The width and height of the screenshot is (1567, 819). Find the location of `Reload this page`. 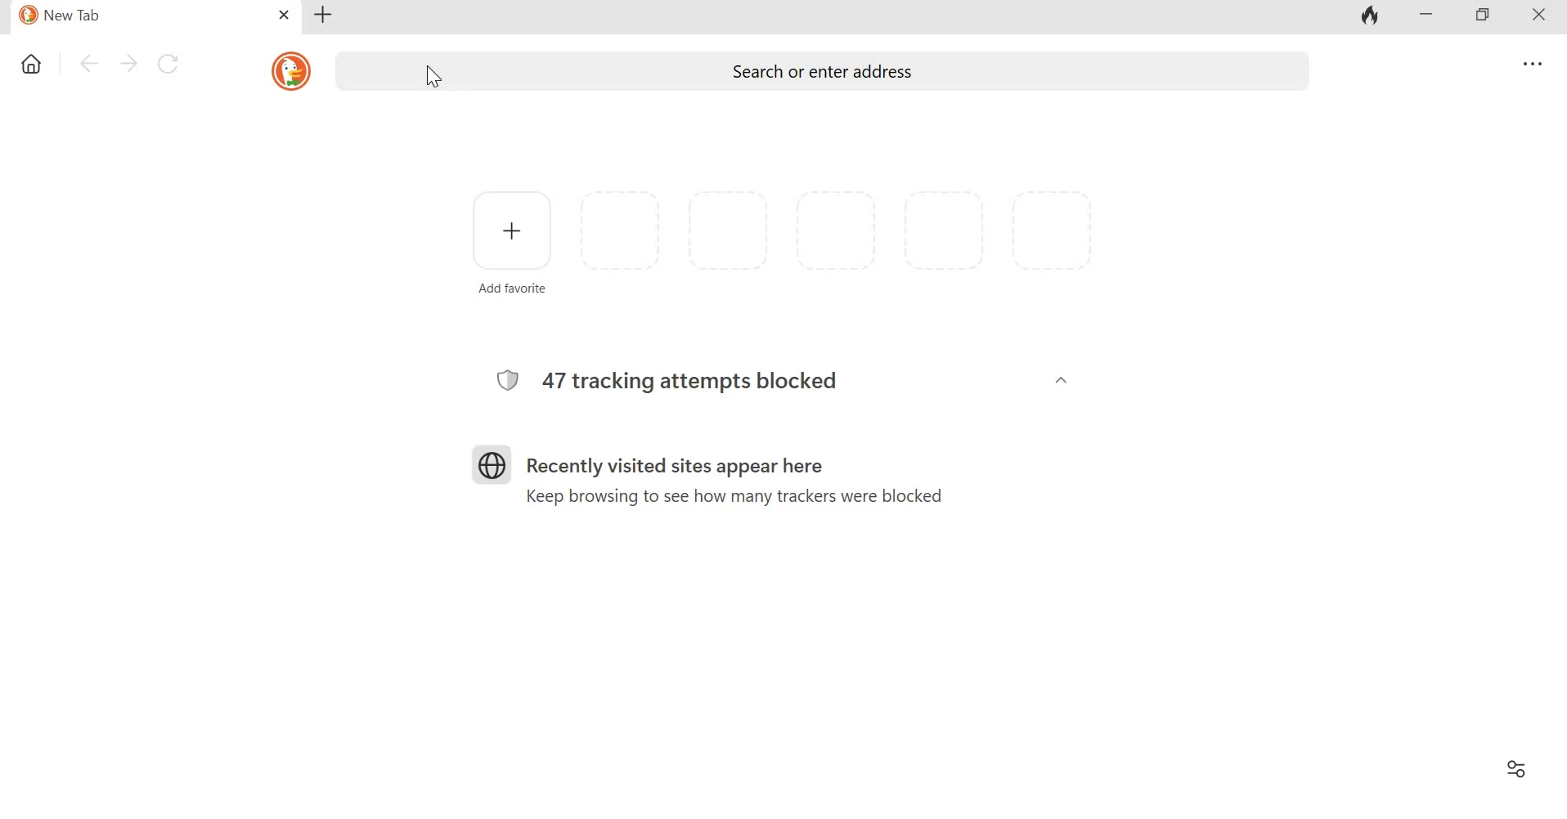

Reload this page is located at coordinates (167, 64).